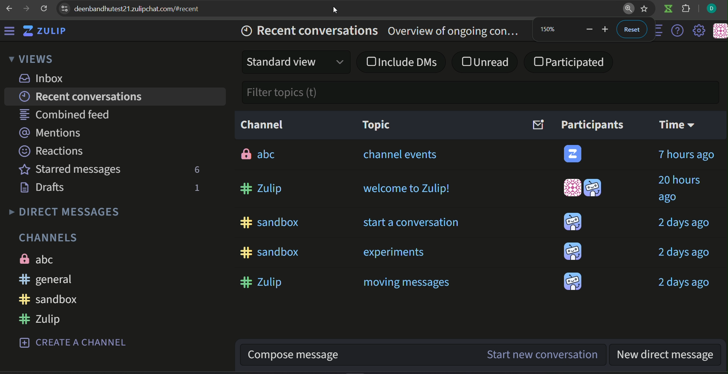  I want to click on options, so click(64, 8).